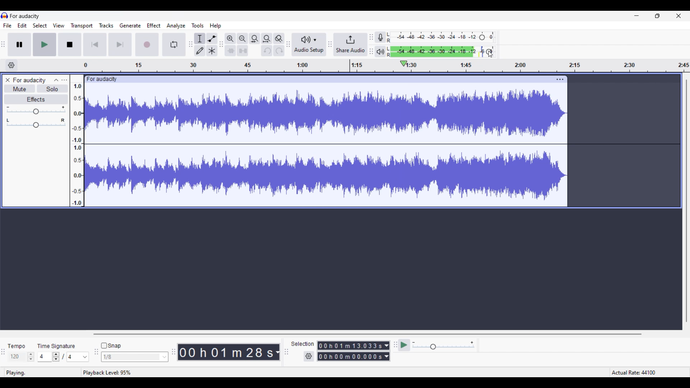 The image size is (690, 388). What do you see at coordinates (212, 39) in the screenshot?
I see `Envelop tool` at bounding box center [212, 39].